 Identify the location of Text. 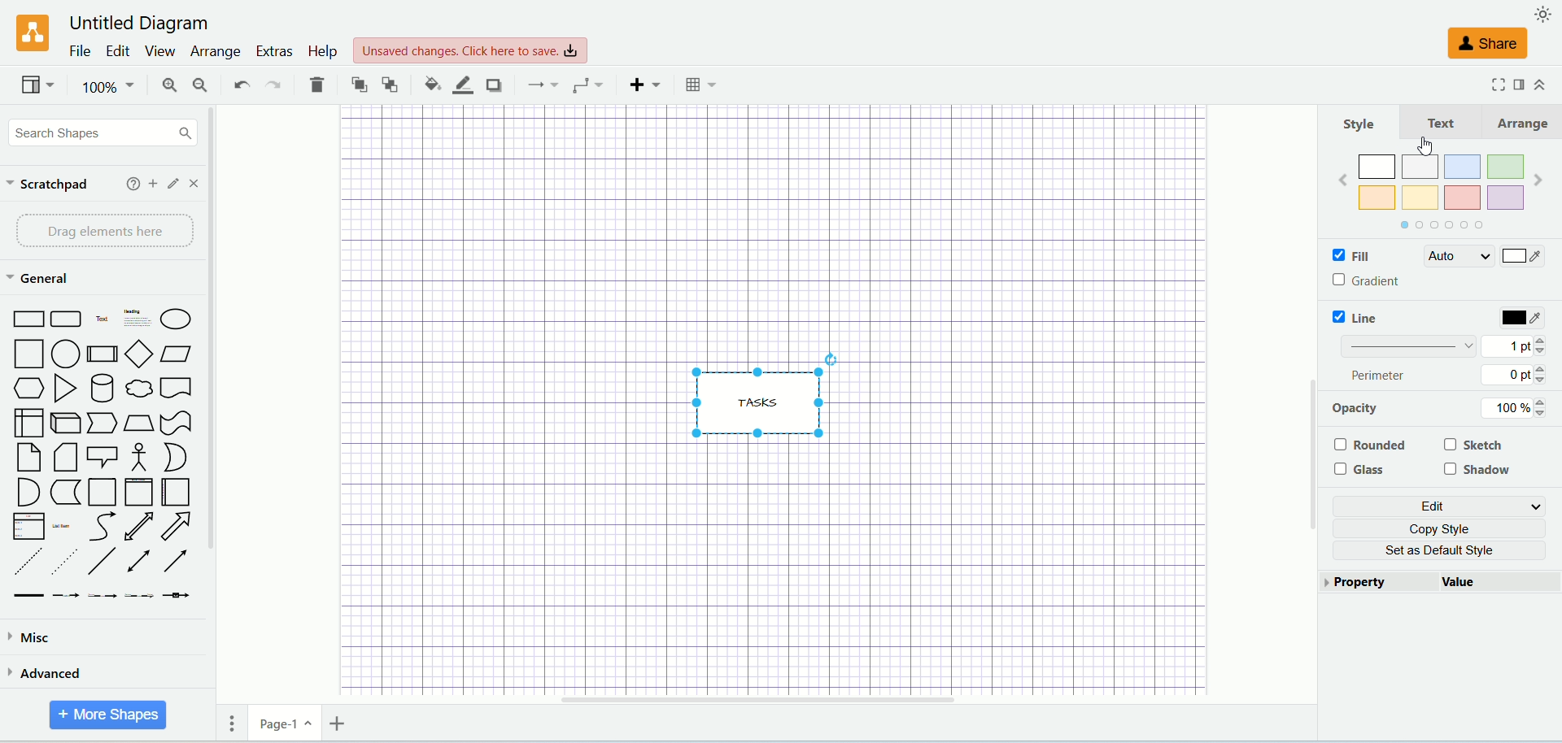
(103, 317).